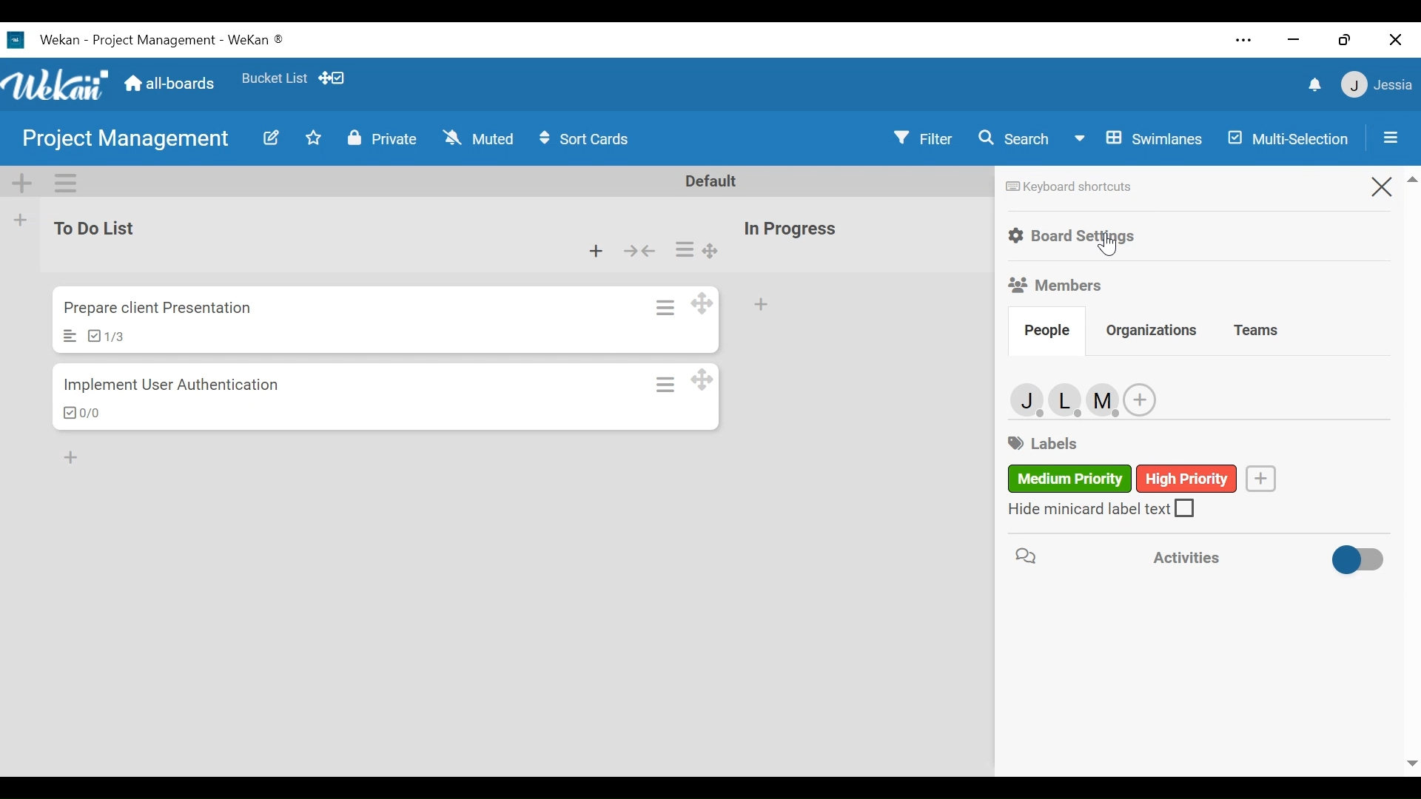 The height and width of the screenshot is (799, 1421). Describe the element at coordinates (1109, 513) in the screenshot. I see `(un)check Hide minicard label text` at that location.